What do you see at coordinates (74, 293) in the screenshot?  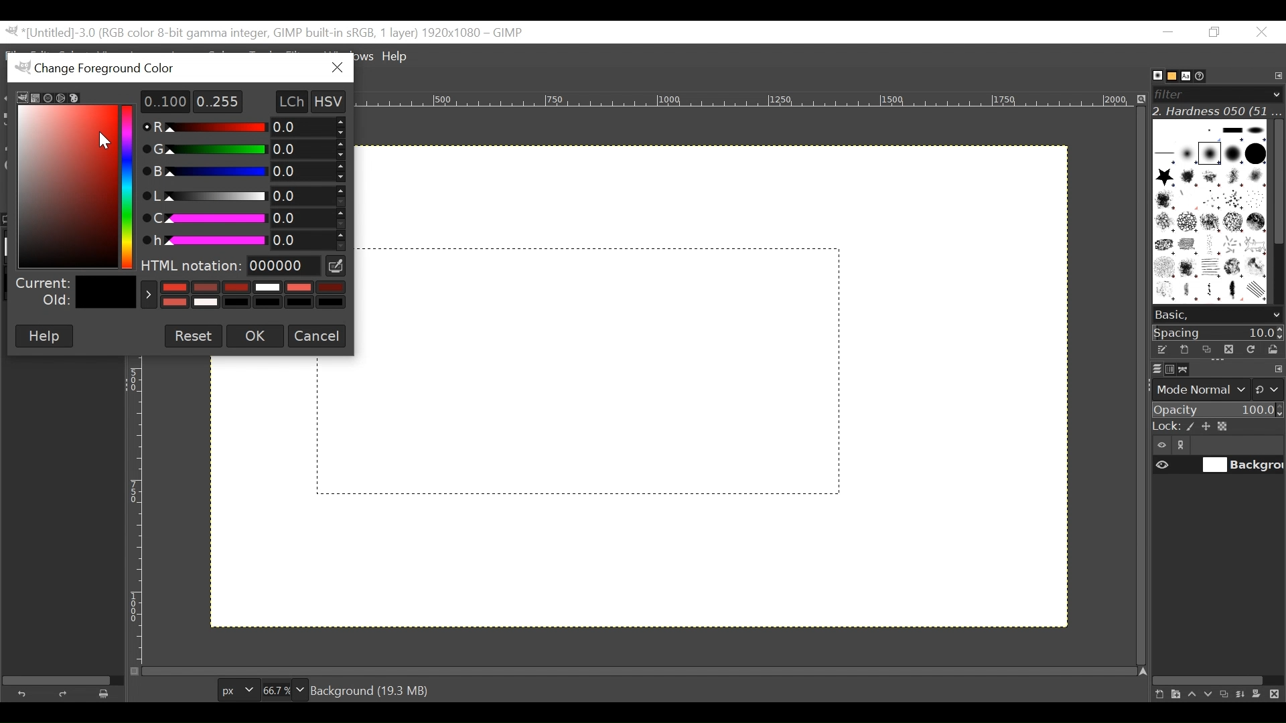 I see `Current old` at bounding box center [74, 293].